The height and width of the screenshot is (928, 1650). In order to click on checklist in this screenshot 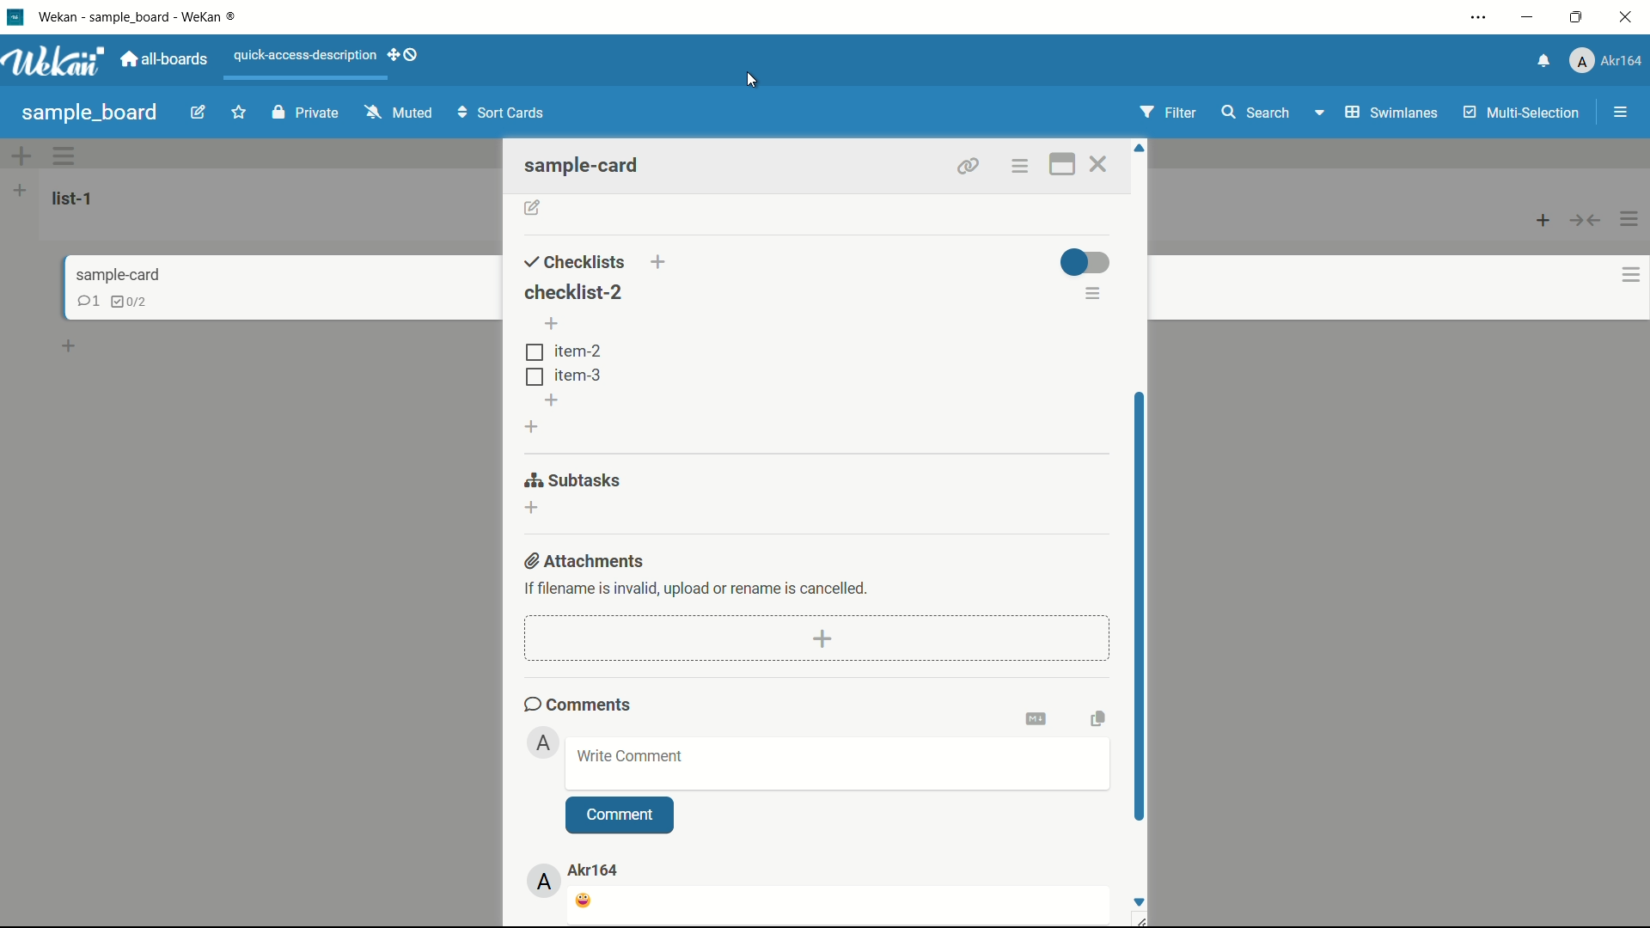, I will do `click(84, 301)`.